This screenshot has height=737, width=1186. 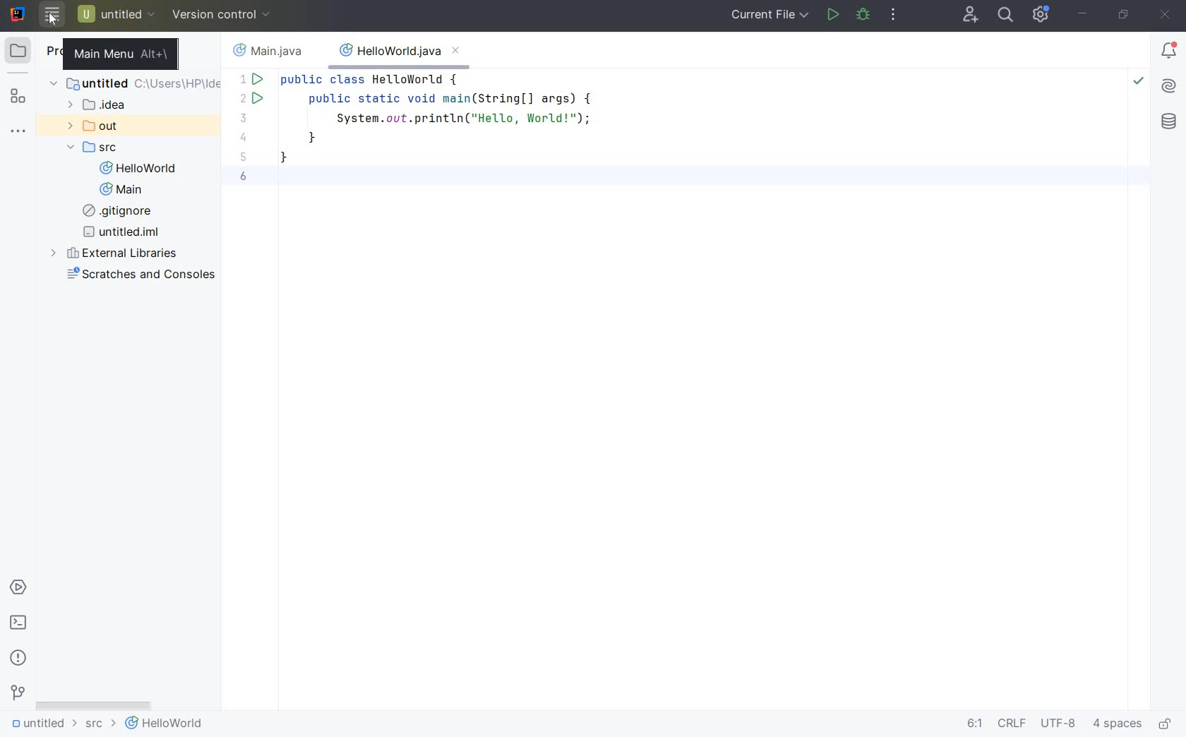 I want to click on run, so click(x=832, y=16).